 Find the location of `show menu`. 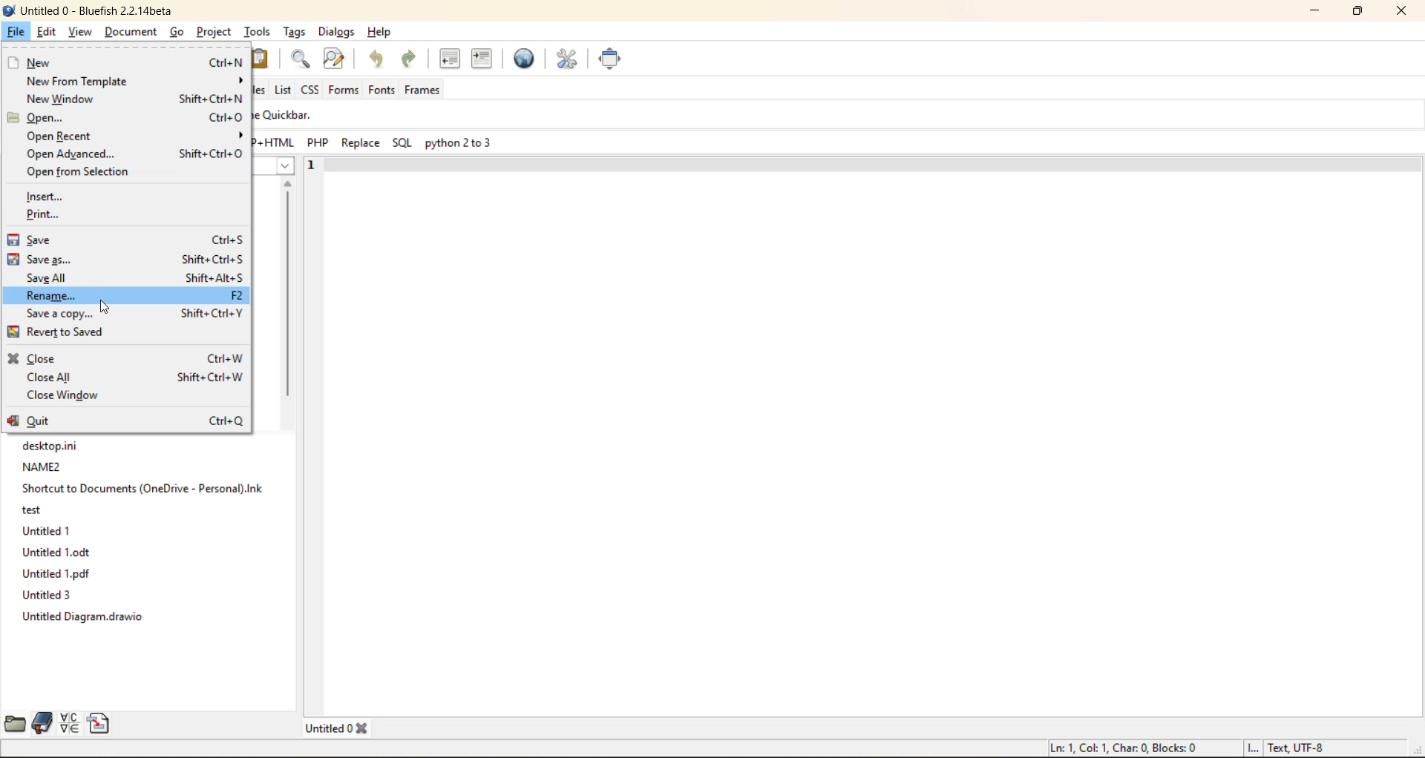

show menu is located at coordinates (243, 134).